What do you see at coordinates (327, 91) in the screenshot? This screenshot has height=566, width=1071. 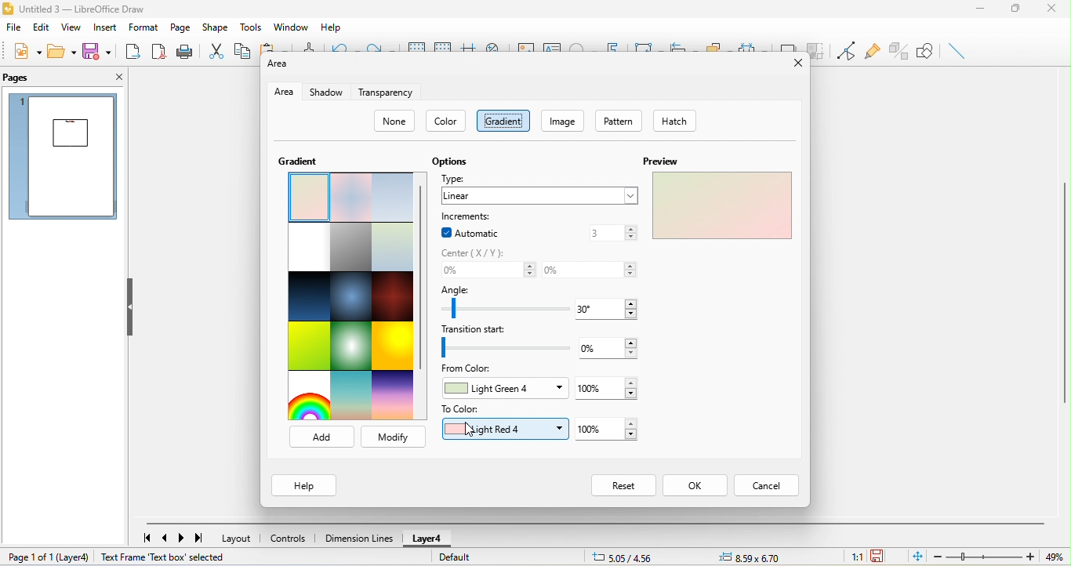 I see `shadow` at bounding box center [327, 91].